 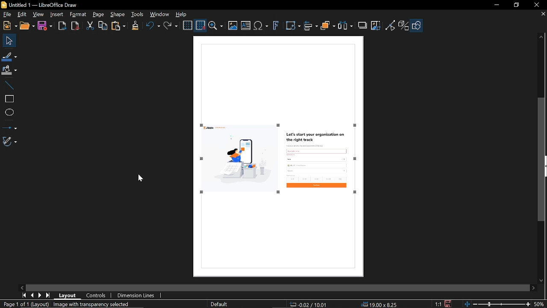 I want to click on Close tab, so click(x=540, y=15).